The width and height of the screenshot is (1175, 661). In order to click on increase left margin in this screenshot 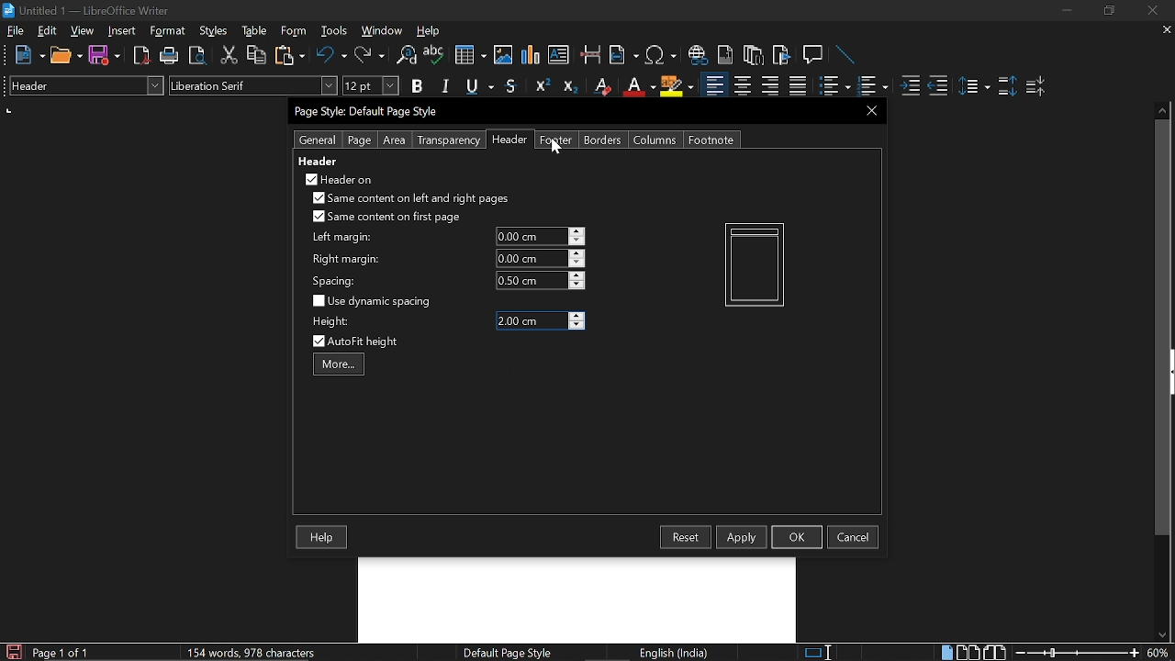, I will do `click(577, 231)`.